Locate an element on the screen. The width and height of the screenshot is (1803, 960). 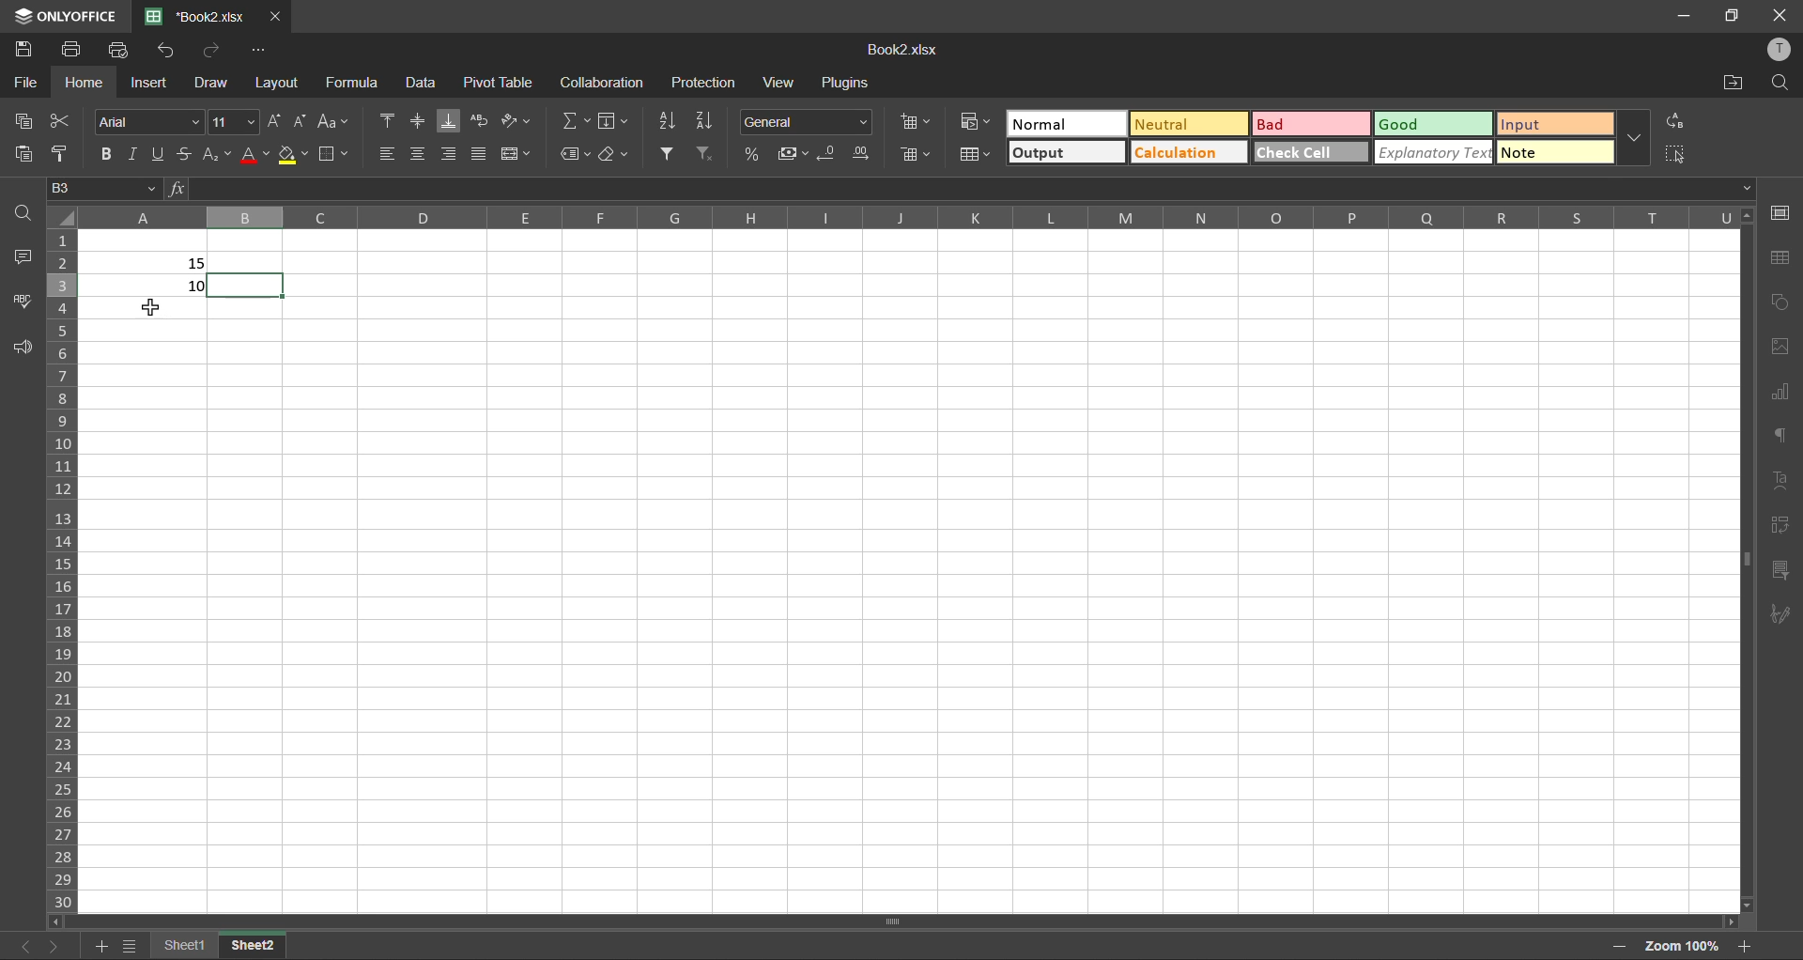
named ranges is located at coordinates (577, 154).